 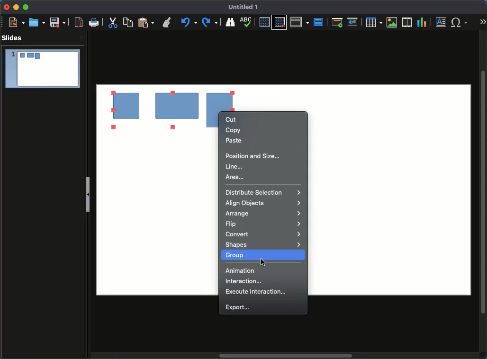 I want to click on Group, so click(x=240, y=255).